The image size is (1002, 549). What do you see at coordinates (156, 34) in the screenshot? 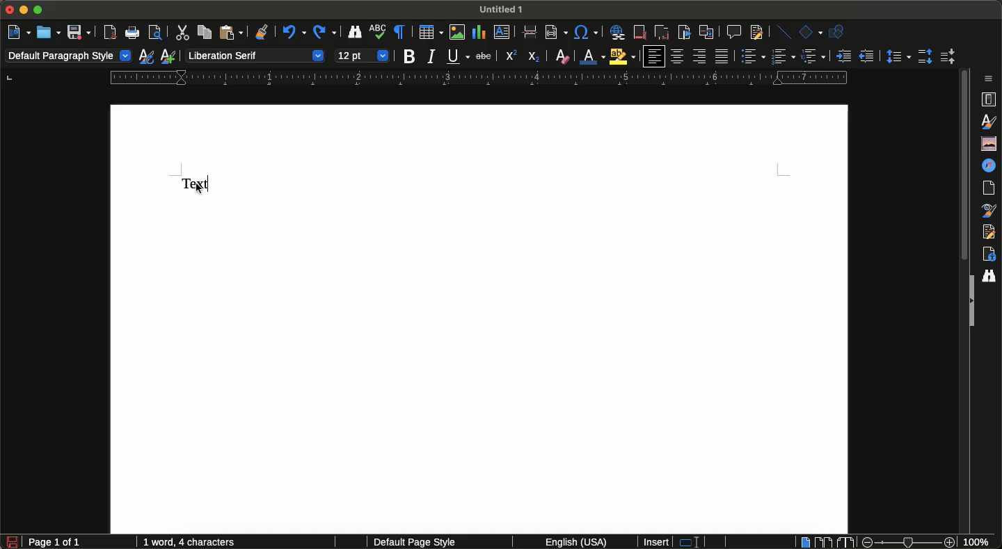
I see `Toggle print preview` at bounding box center [156, 34].